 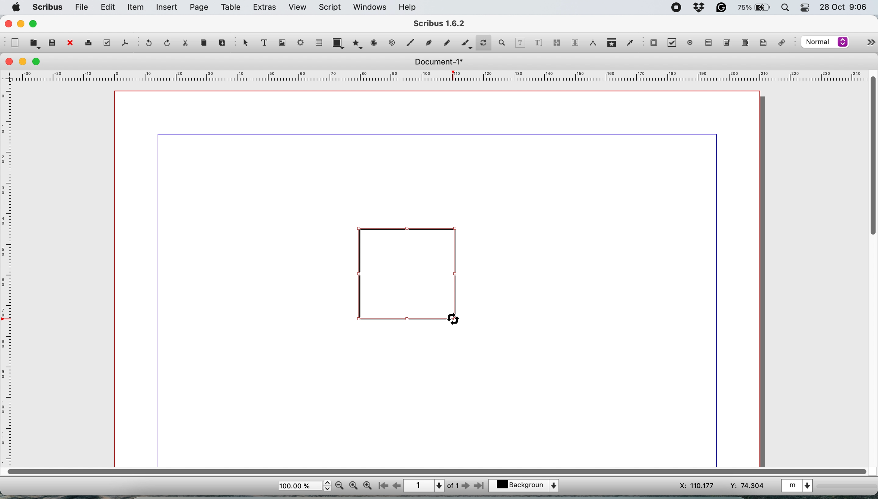 What do you see at coordinates (842, 7) in the screenshot?
I see `28 Oct 9:06` at bounding box center [842, 7].